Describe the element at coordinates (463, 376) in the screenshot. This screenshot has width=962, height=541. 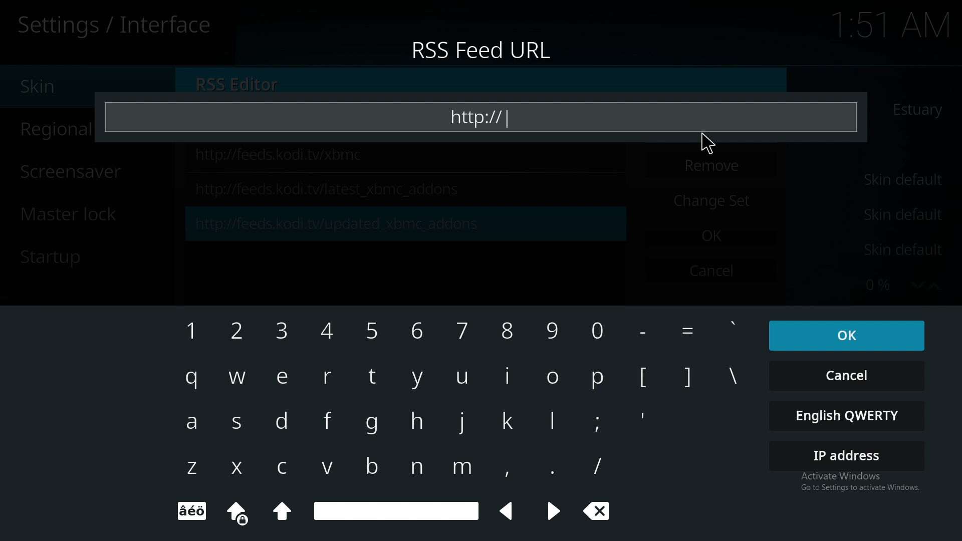
I see `keyboard Input` at that location.